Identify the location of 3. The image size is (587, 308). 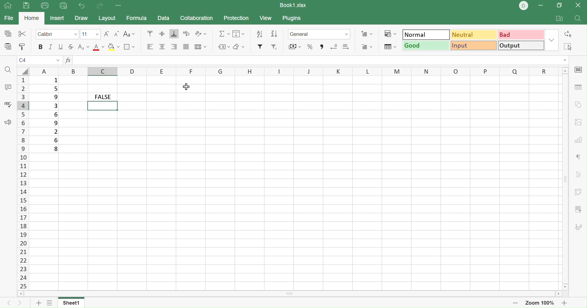
(55, 105).